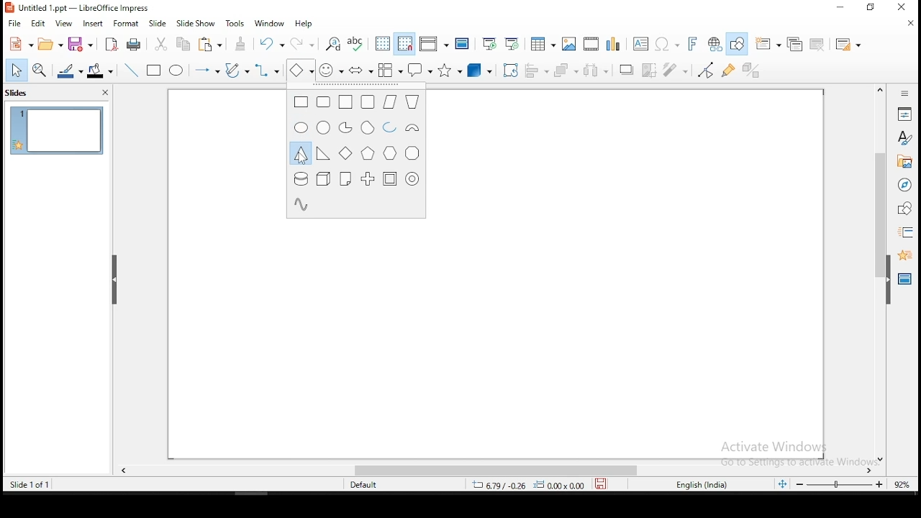 The width and height of the screenshot is (921, 518). I want to click on display views, so click(432, 45).